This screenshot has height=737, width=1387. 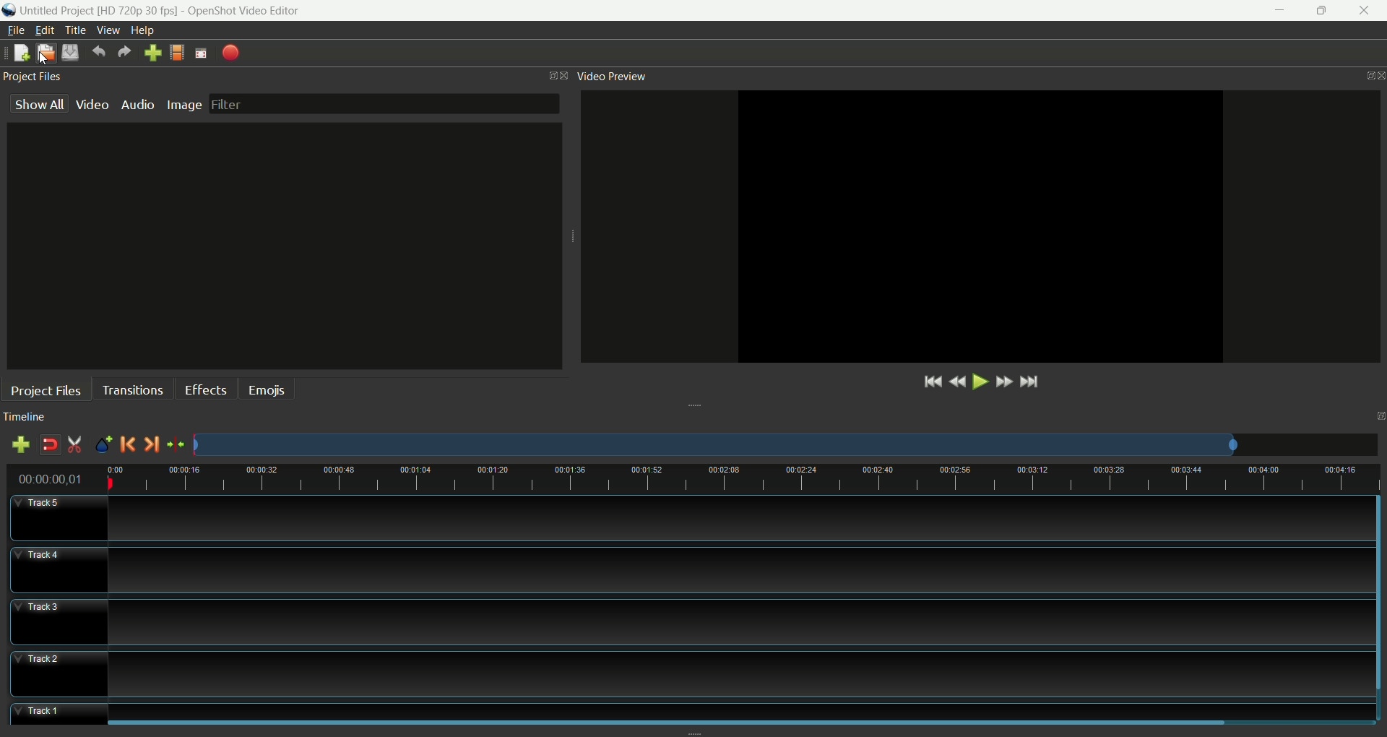 What do you see at coordinates (138, 105) in the screenshot?
I see `audio` at bounding box center [138, 105].